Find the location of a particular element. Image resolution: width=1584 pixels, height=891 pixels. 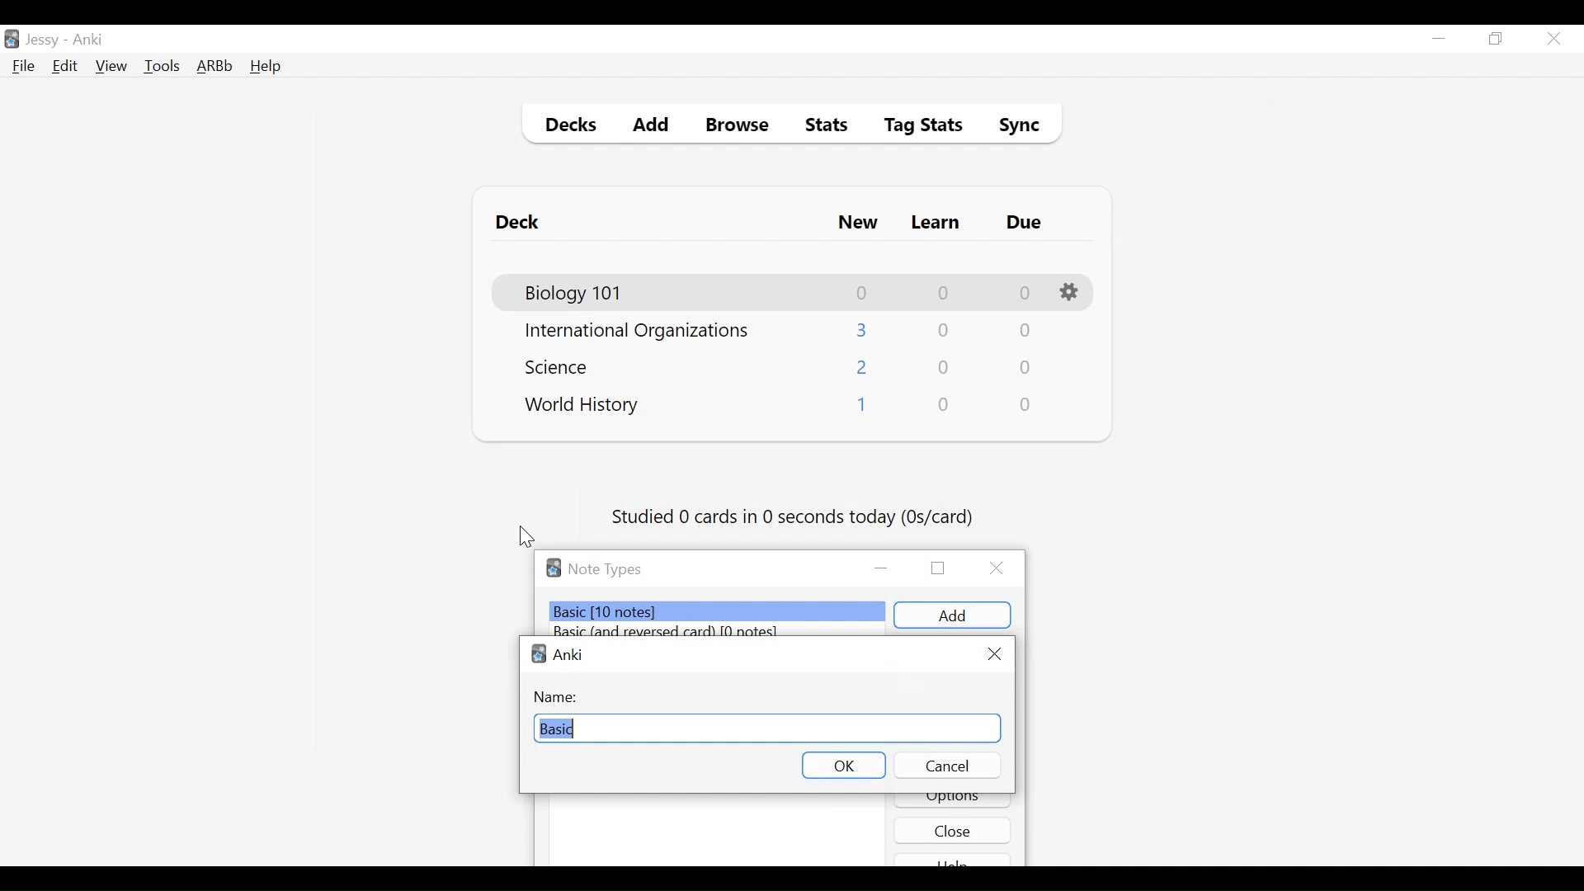

Cancel is located at coordinates (946, 765).